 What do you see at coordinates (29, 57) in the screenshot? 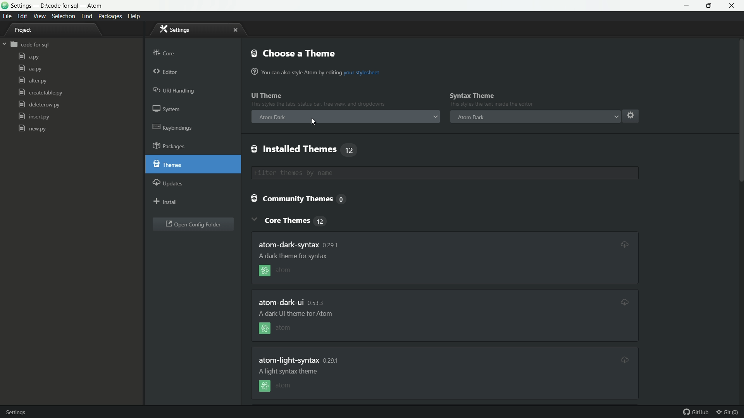
I see `a.py file` at bounding box center [29, 57].